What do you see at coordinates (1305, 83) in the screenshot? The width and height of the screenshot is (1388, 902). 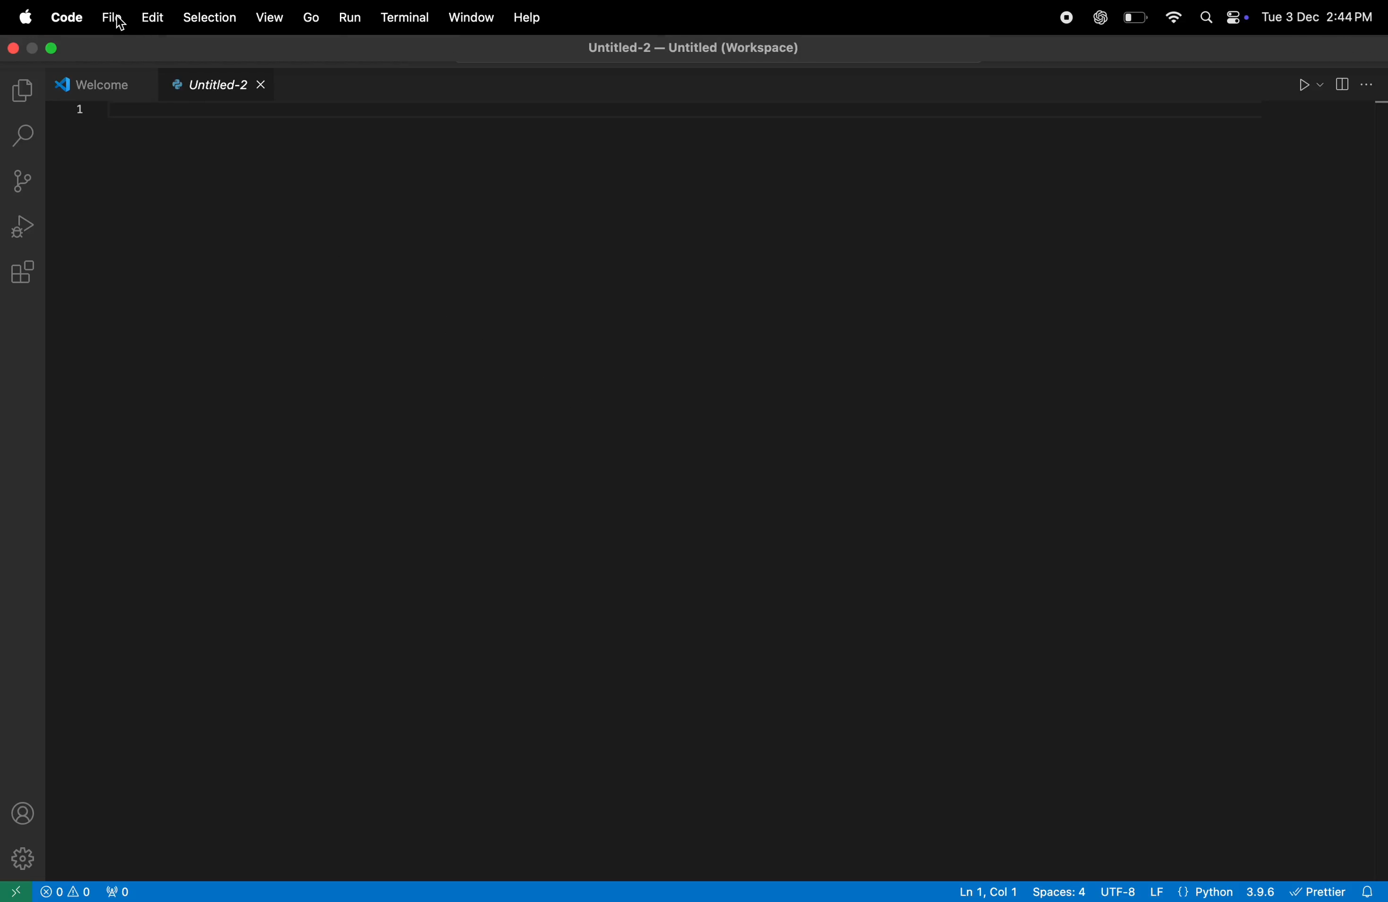 I see `run ` at bounding box center [1305, 83].